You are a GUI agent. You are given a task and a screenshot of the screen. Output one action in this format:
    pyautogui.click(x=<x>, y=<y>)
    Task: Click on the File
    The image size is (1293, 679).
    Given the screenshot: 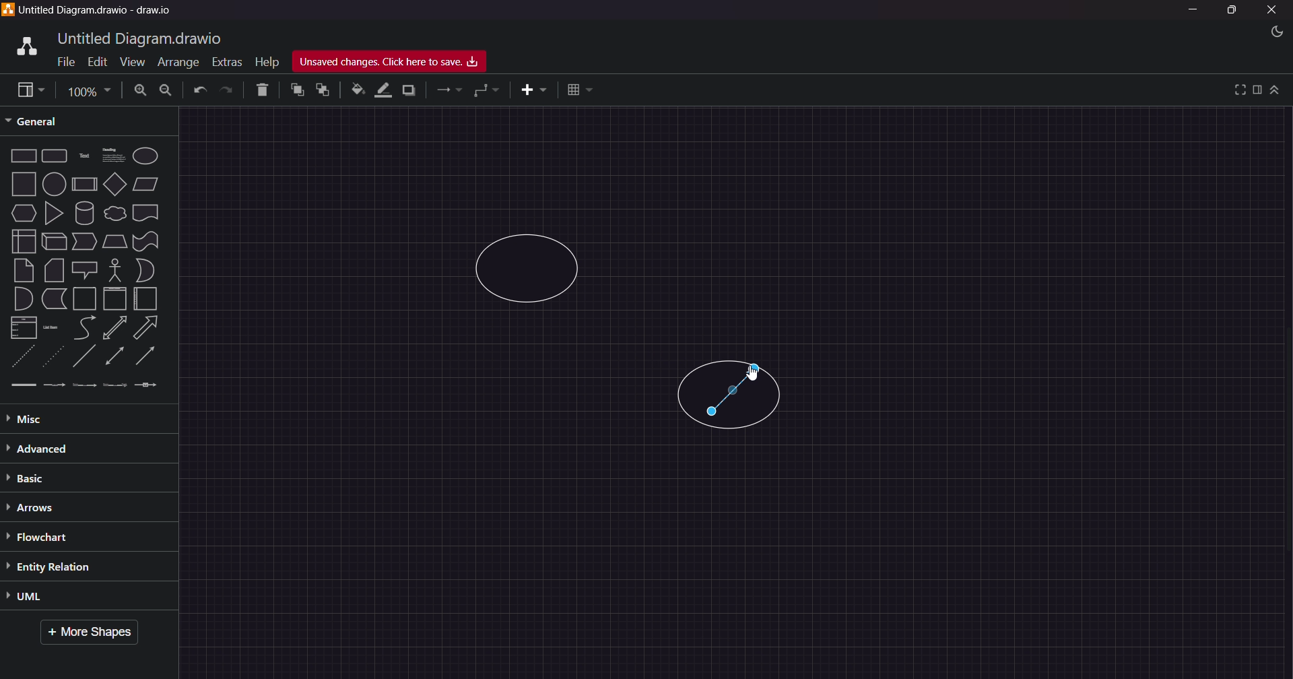 What is the action you would take?
    pyautogui.click(x=63, y=63)
    